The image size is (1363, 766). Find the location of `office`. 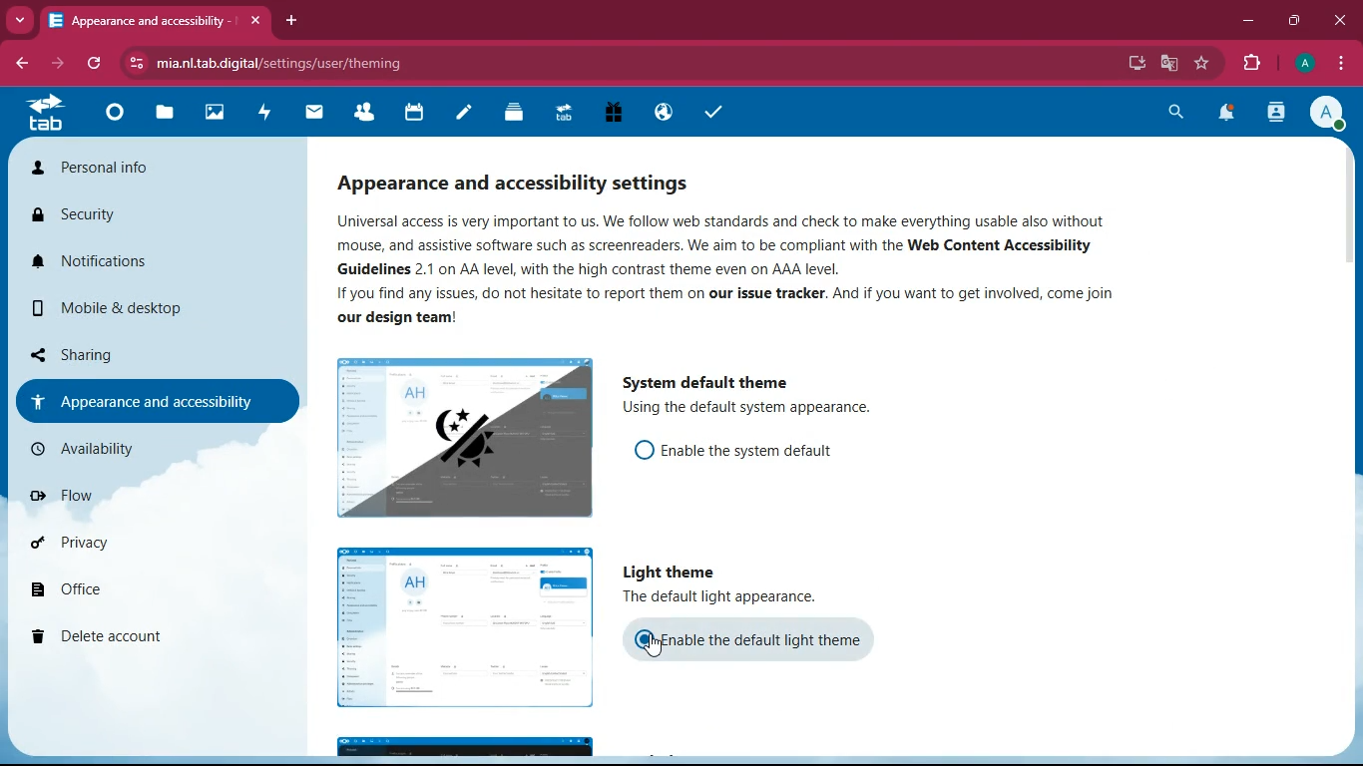

office is located at coordinates (145, 589).